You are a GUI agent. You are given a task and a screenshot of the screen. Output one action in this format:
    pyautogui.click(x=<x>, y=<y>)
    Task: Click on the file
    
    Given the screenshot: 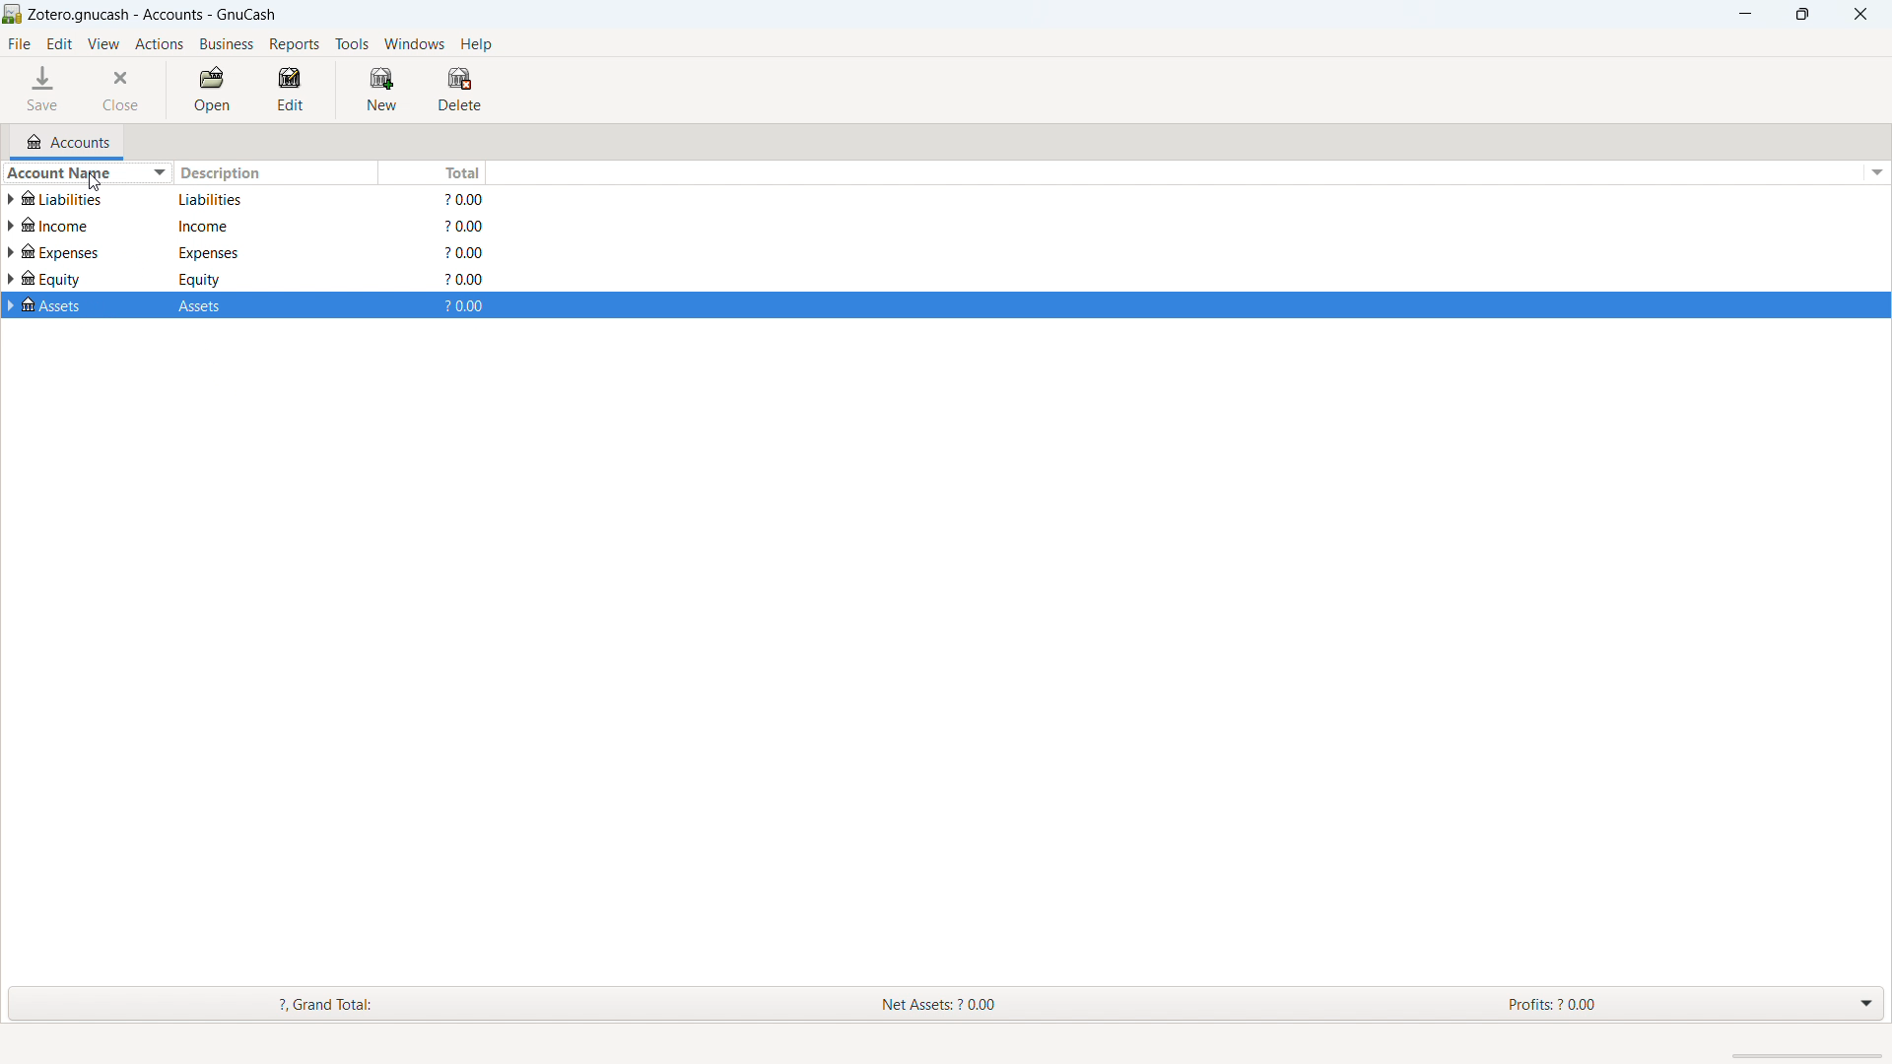 What is the action you would take?
    pyautogui.click(x=21, y=44)
    